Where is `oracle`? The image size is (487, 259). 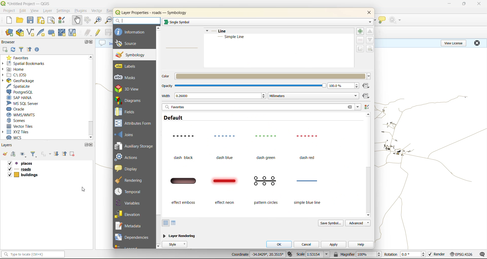
oracle is located at coordinates (19, 109).